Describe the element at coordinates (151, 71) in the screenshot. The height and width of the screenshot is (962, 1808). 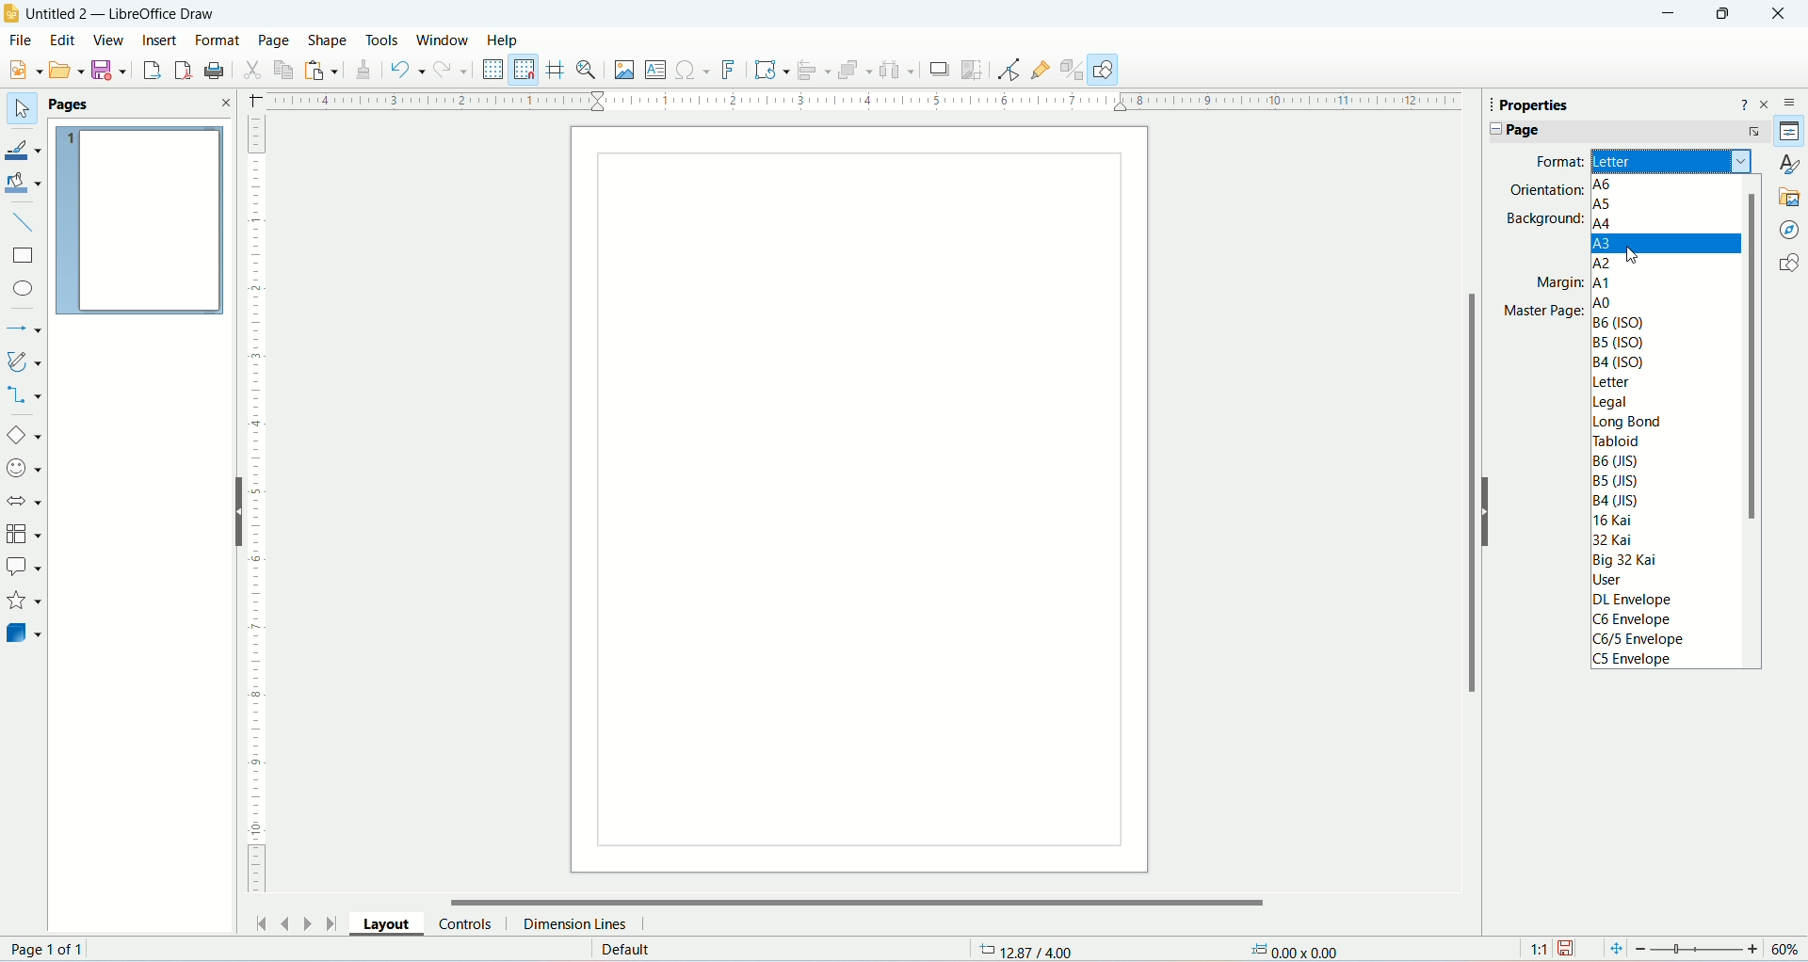
I see `export` at that location.